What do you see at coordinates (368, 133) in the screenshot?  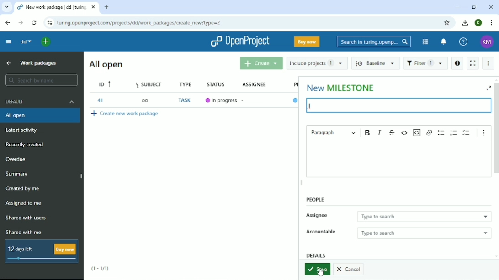 I see `Bold` at bounding box center [368, 133].